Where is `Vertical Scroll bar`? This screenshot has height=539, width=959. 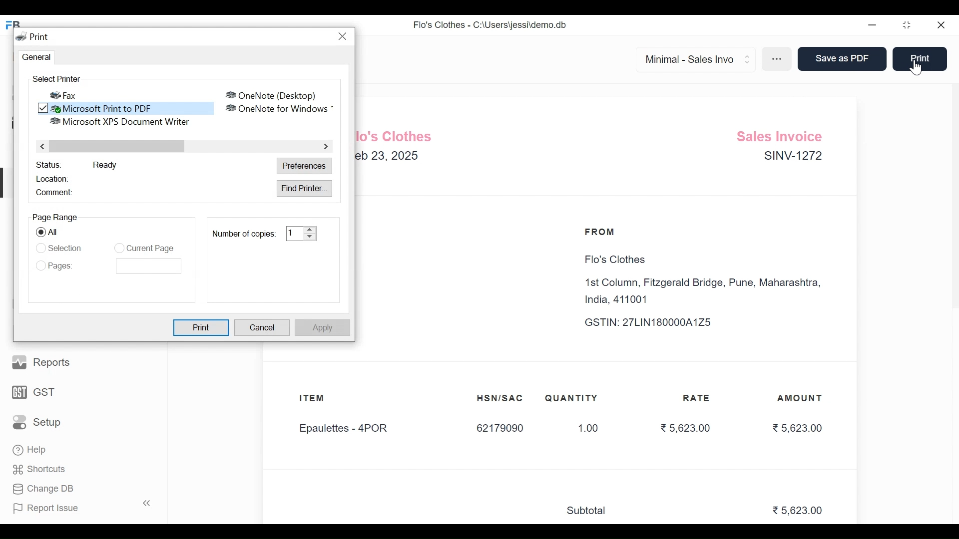 Vertical Scroll bar is located at coordinates (119, 147).